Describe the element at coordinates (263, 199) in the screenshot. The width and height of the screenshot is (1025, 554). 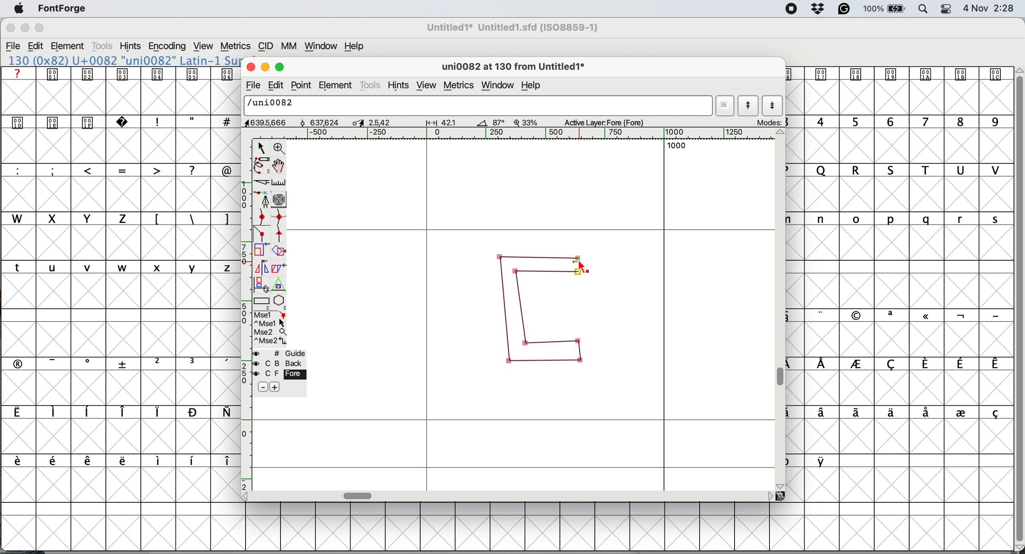
I see `add a point and drag out its control points` at that location.